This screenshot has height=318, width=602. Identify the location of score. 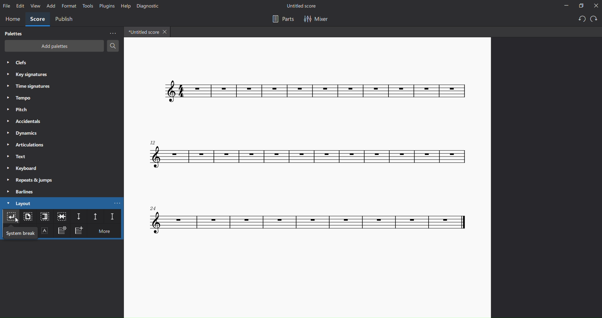
(312, 91).